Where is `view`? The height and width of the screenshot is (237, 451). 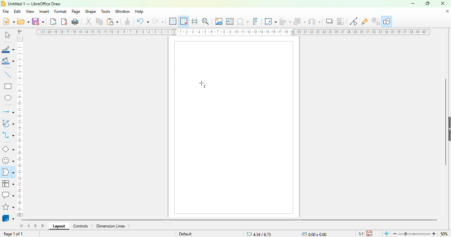 view is located at coordinates (30, 12).